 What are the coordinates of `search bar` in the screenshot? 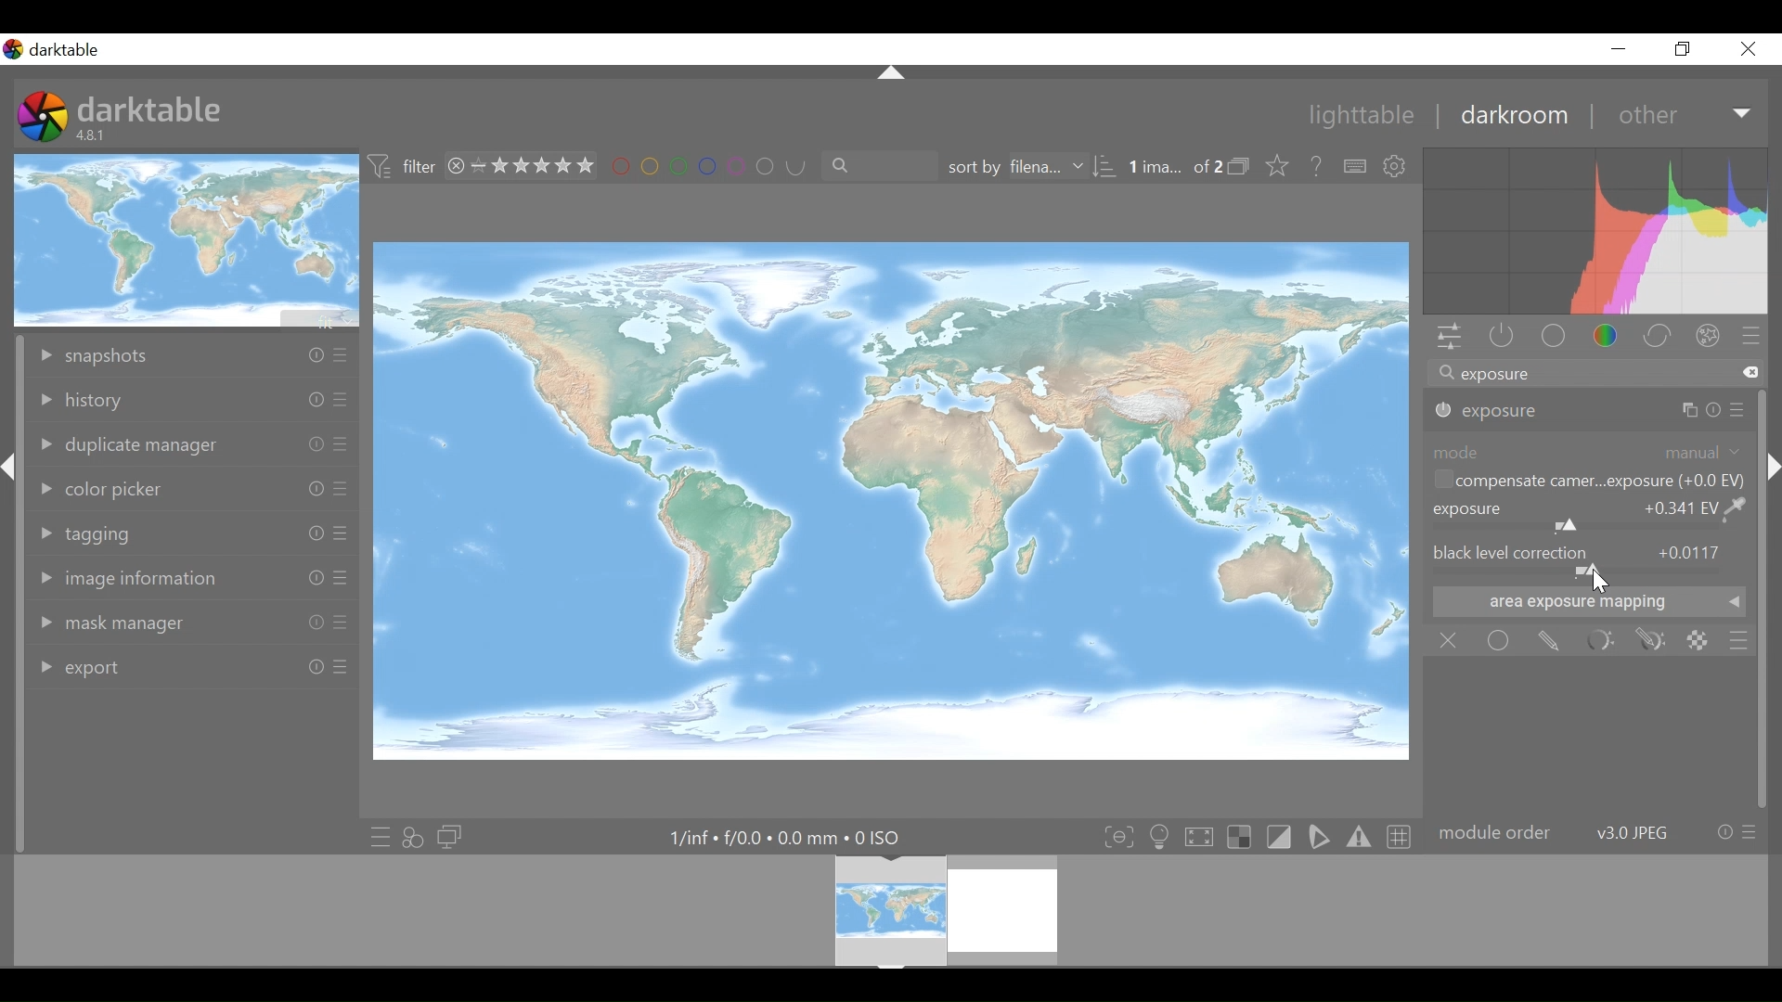 It's located at (1595, 371).